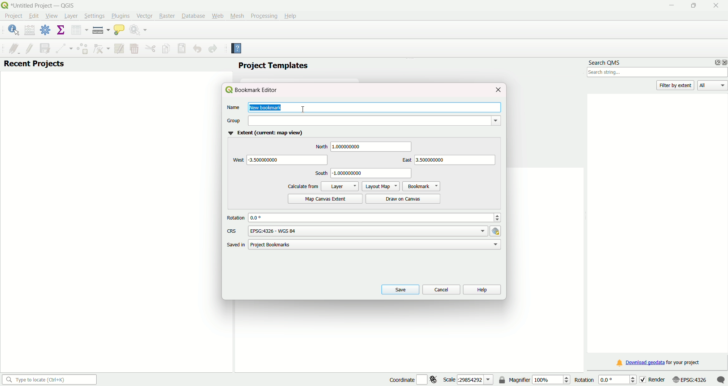 This screenshot has width=728, height=386. What do you see at coordinates (166, 48) in the screenshot?
I see `copy feature` at bounding box center [166, 48].